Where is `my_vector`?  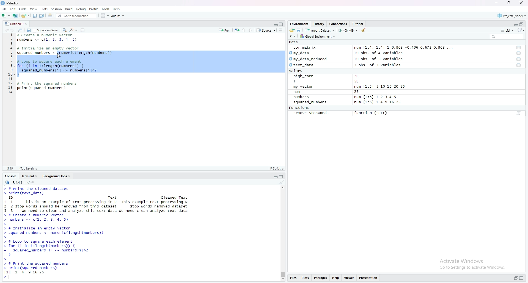
my_vector is located at coordinates (304, 87).